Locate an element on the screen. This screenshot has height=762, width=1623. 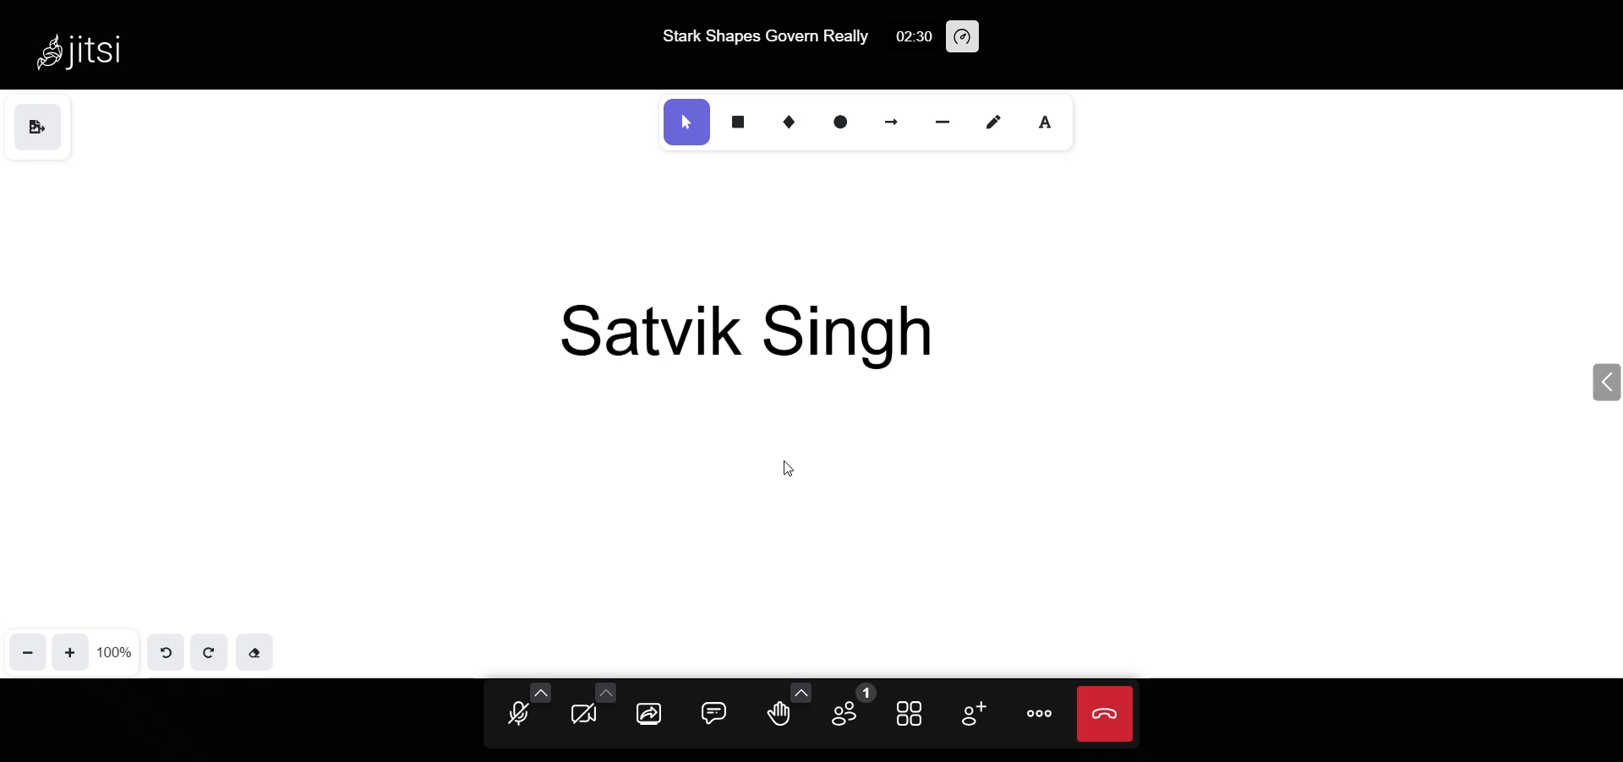
zoom out is located at coordinates (29, 650).